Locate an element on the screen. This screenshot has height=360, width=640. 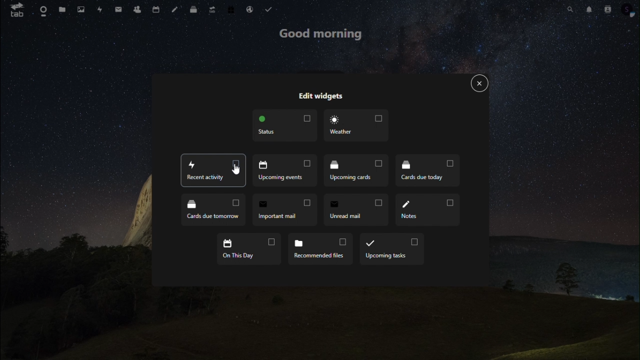
contacts is located at coordinates (138, 9).